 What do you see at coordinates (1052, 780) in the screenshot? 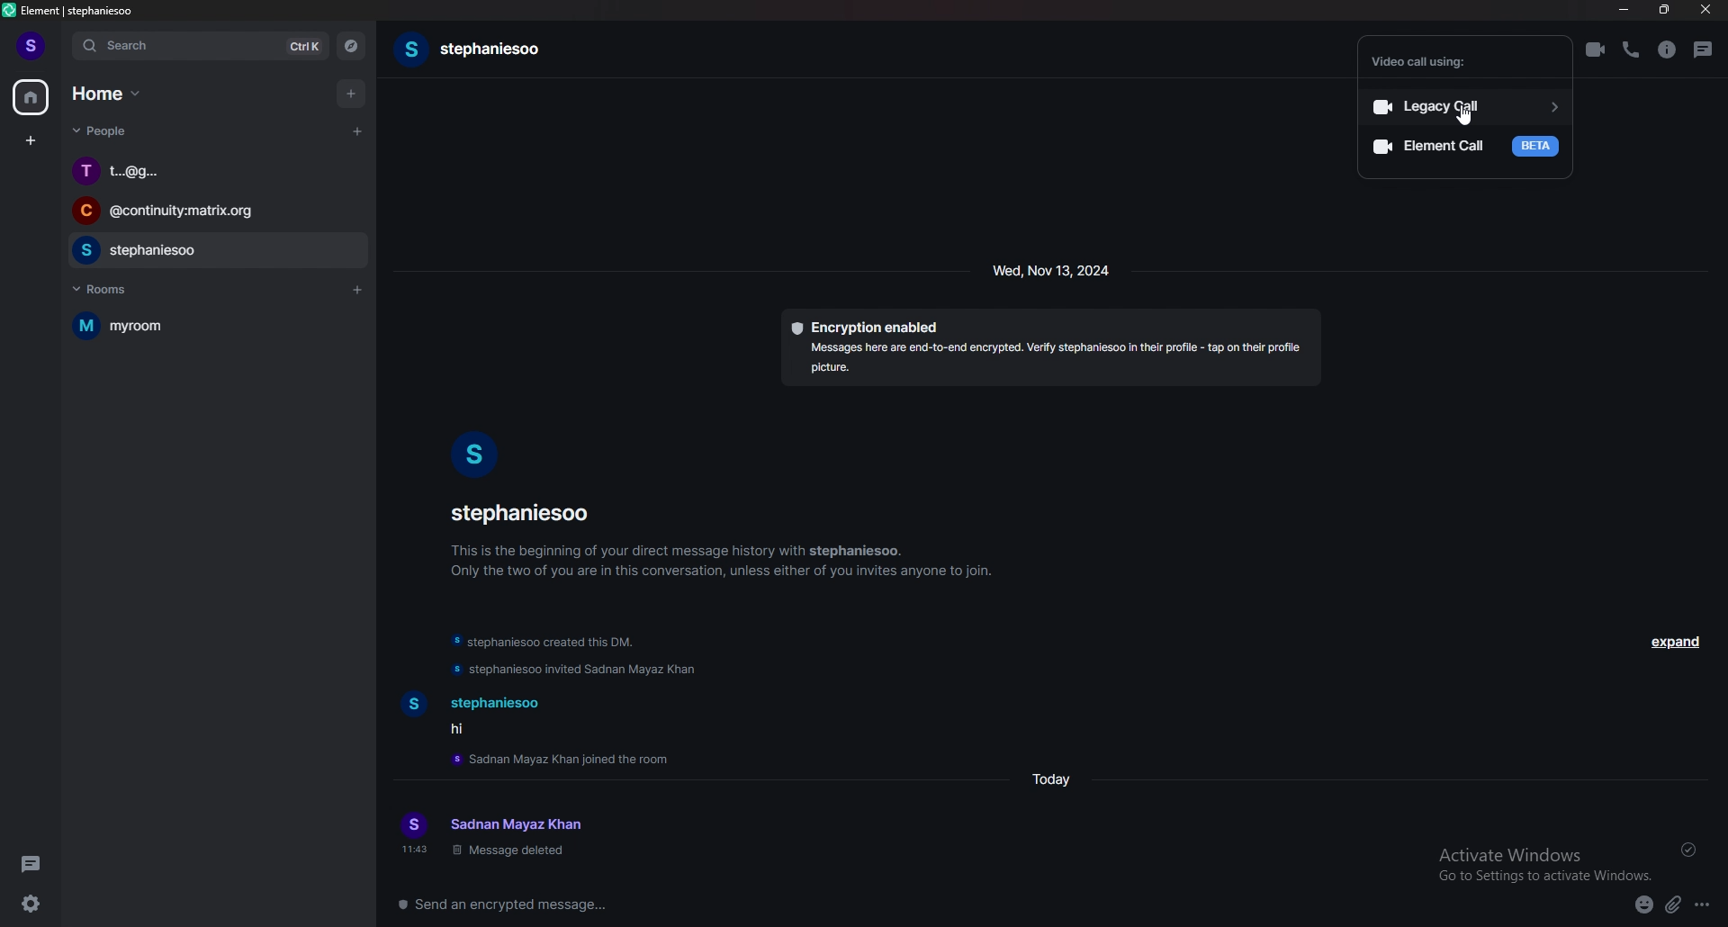
I see `time` at bounding box center [1052, 780].